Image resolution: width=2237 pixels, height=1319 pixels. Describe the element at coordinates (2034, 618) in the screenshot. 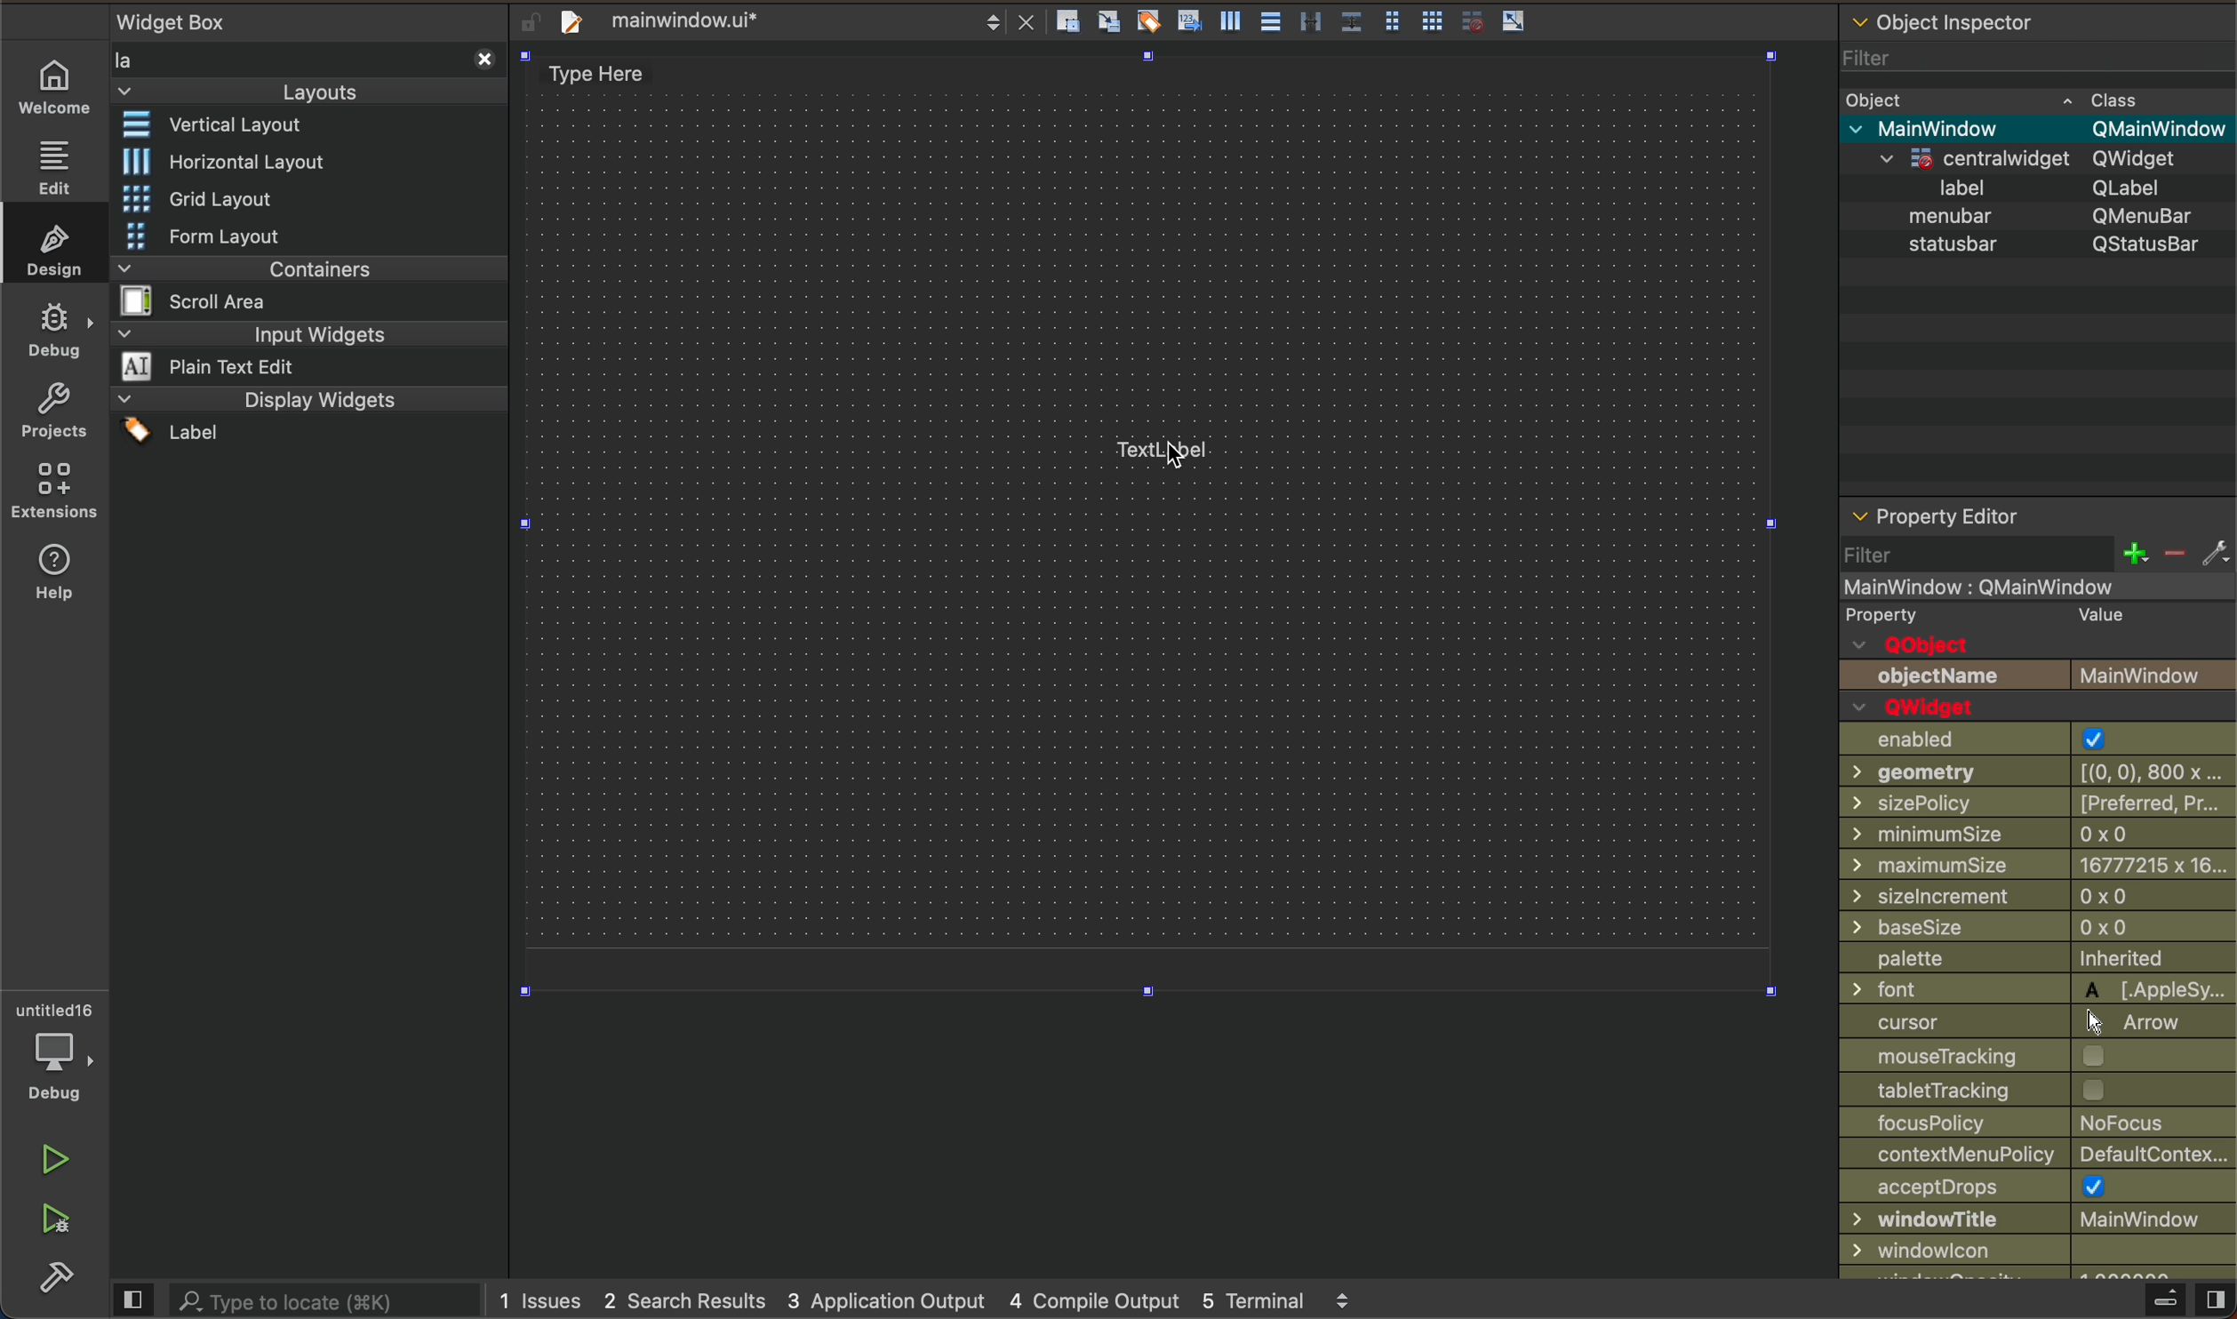

I see `property` at that location.